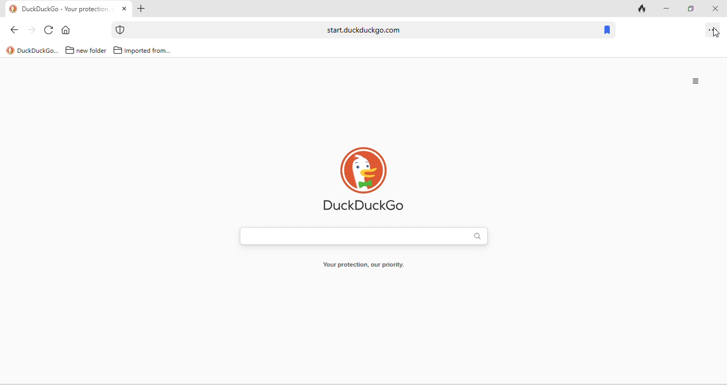 The width and height of the screenshot is (727, 385). Describe the element at coordinates (362, 30) in the screenshot. I see `start.duckduckgo.com` at that location.